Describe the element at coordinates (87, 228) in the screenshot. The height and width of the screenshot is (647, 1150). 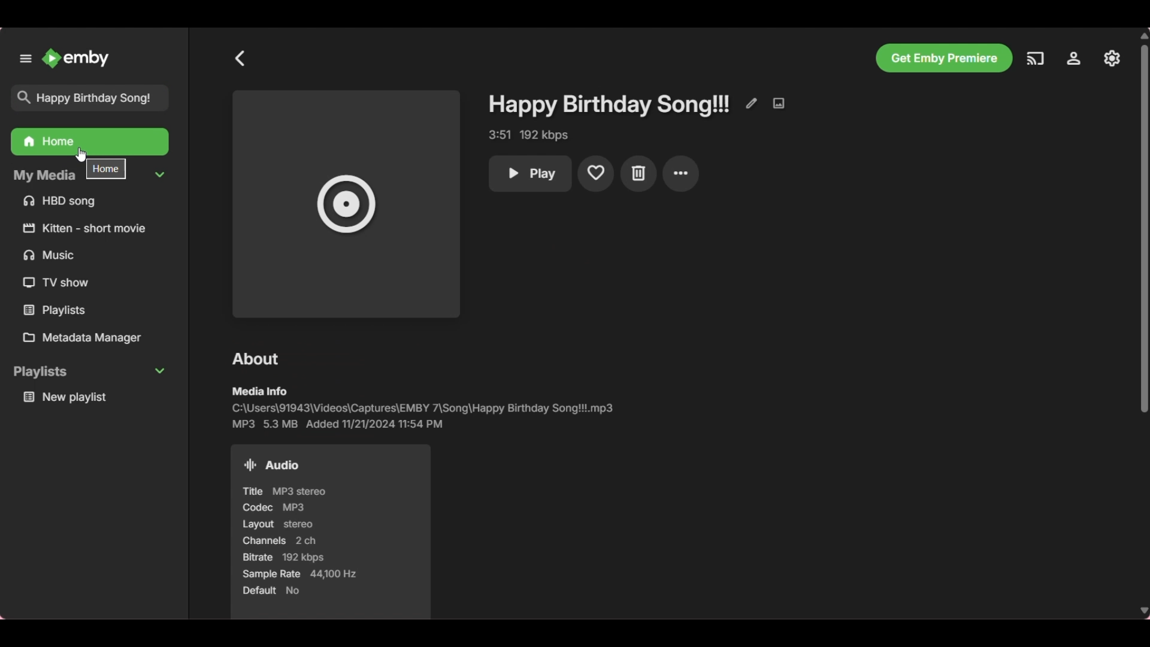
I see `kitten short movie` at that location.